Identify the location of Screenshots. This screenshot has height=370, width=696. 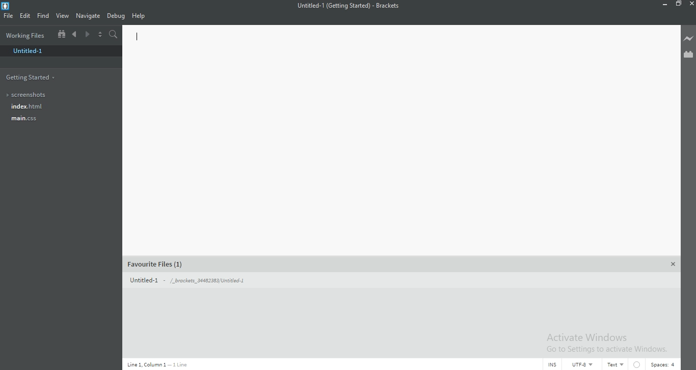
(29, 95).